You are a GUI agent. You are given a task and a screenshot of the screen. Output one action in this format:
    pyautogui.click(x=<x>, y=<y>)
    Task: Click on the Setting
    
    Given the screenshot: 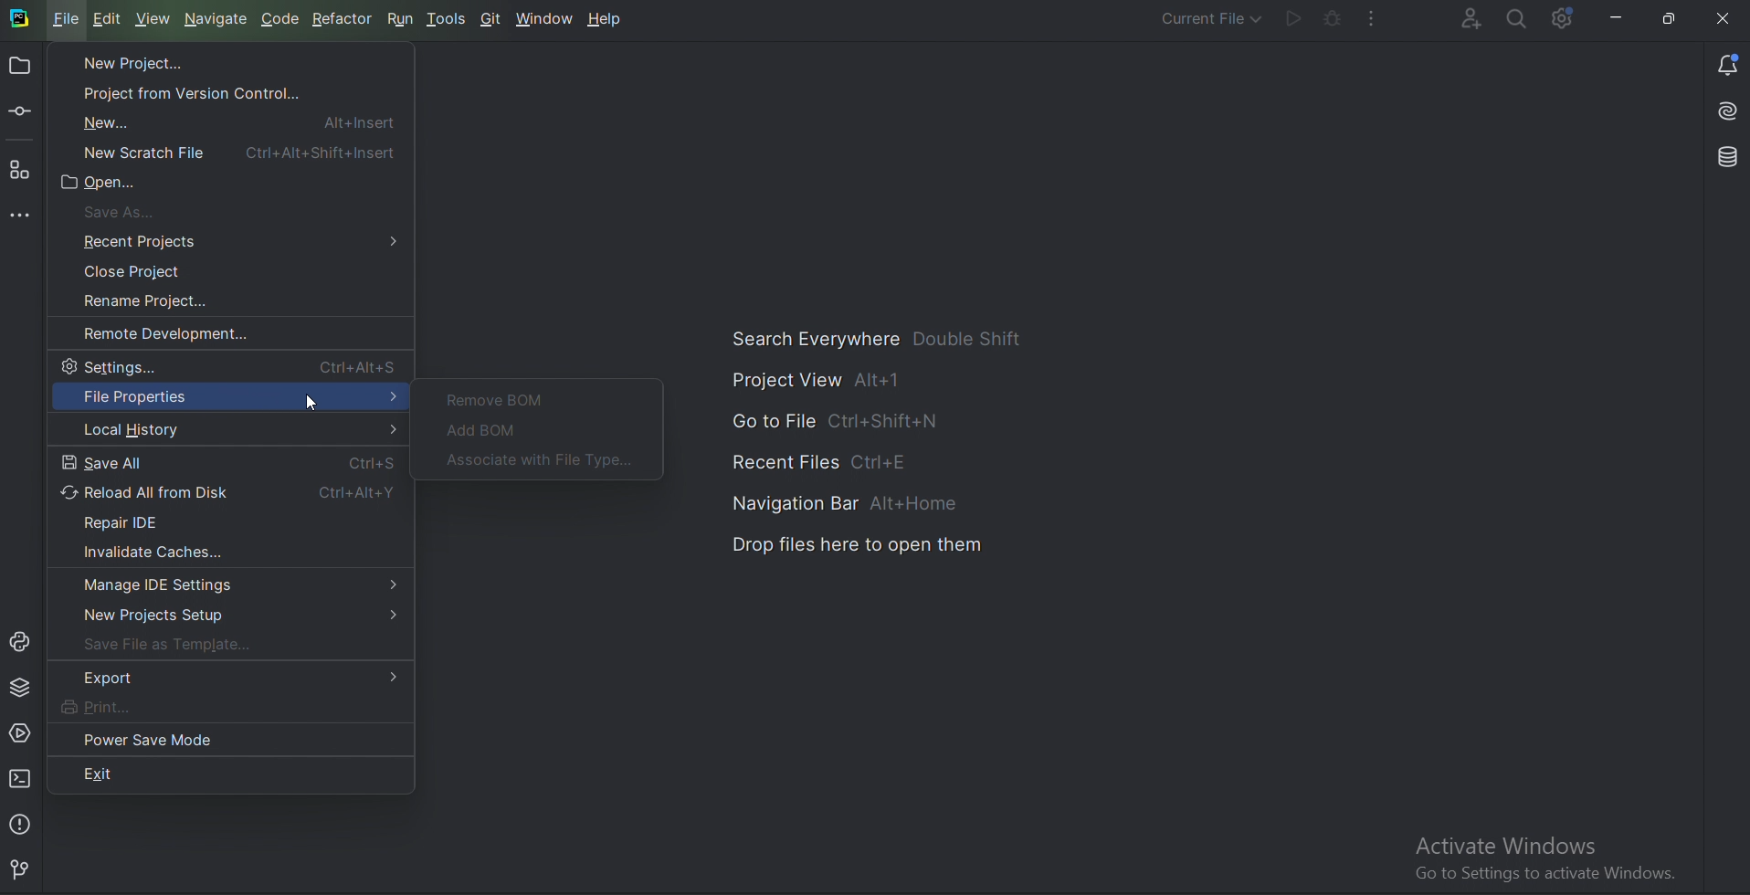 What is the action you would take?
    pyautogui.click(x=1566, y=17)
    